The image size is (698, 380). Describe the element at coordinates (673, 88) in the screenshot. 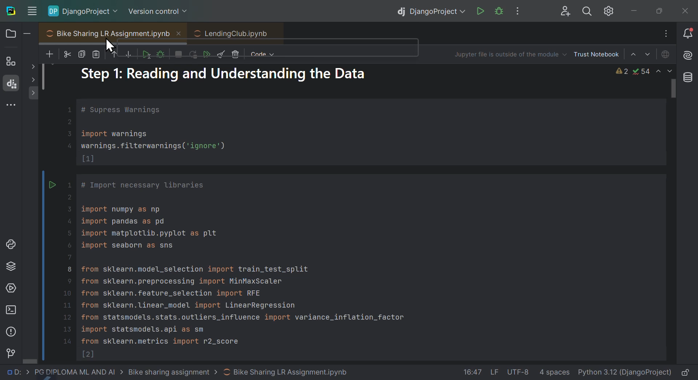

I see `scroll bar` at that location.